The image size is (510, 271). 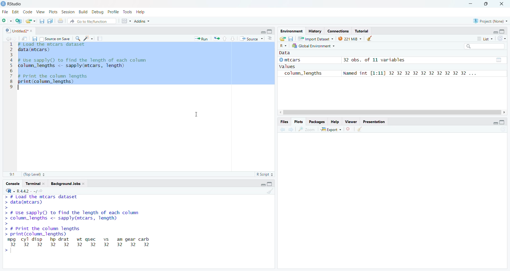 What do you see at coordinates (313, 46) in the screenshot?
I see `Global Environment` at bounding box center [313, 46].